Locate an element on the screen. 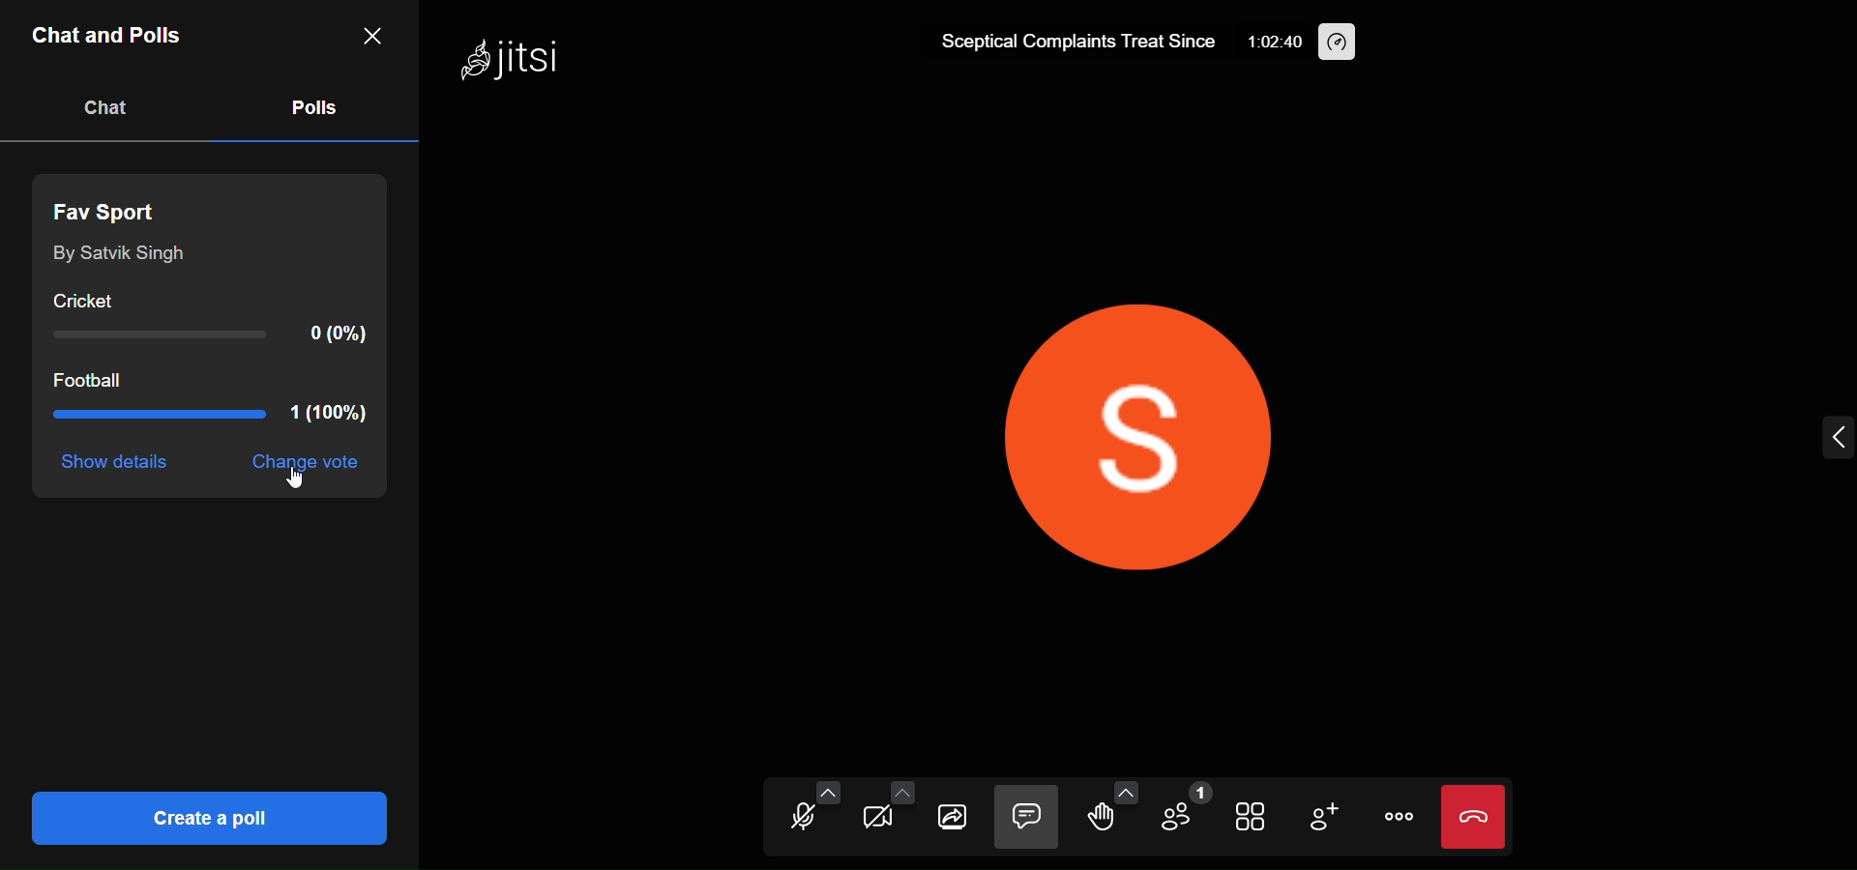  By Satvik Singh is located at coordinates (129, 255).